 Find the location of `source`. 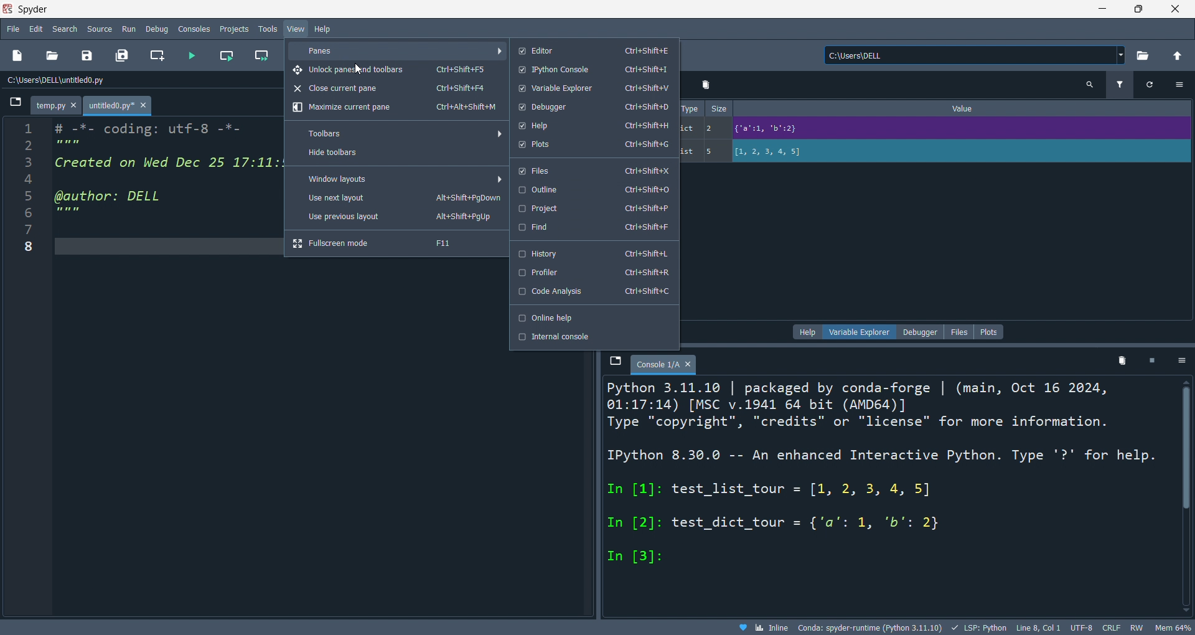

source is located at coordinates (99, 28).